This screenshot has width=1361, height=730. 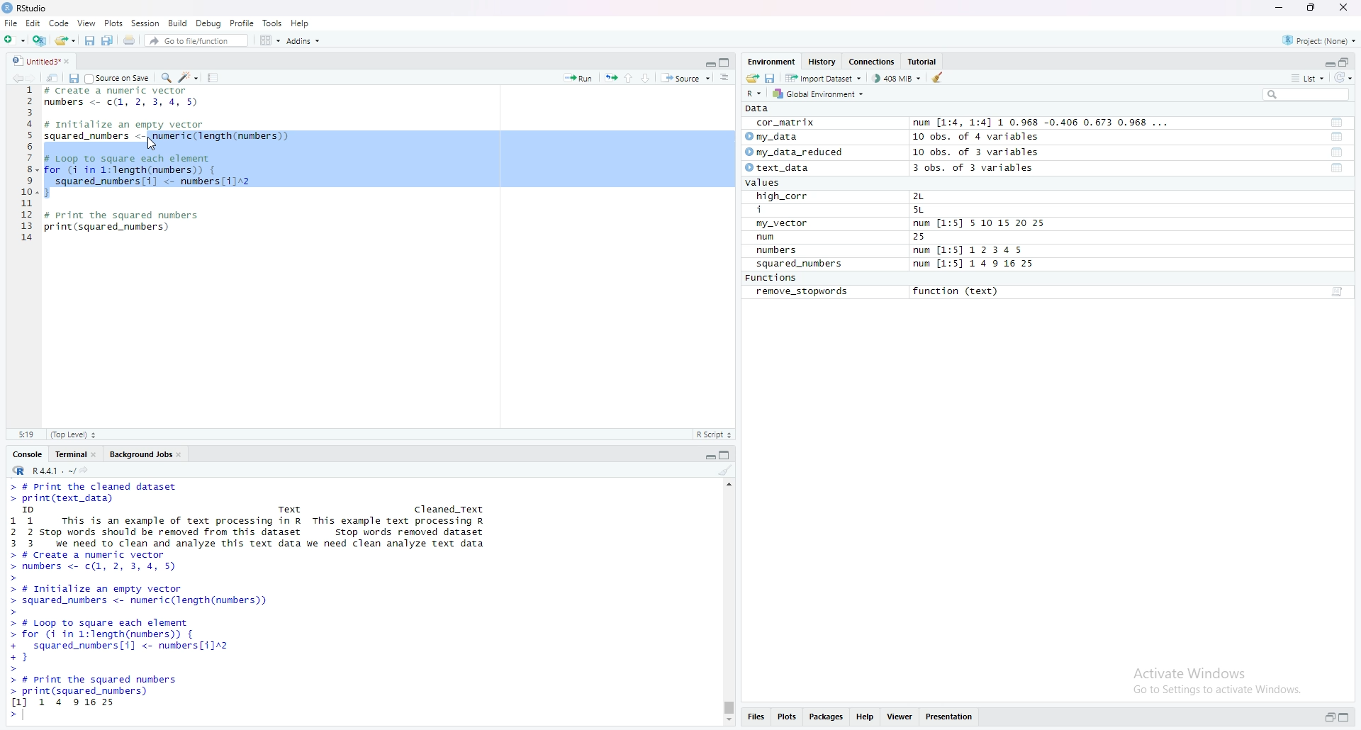 I want to click on Activate Windows
Go to Settings to activate Windows., so click(x=1219, y=678).